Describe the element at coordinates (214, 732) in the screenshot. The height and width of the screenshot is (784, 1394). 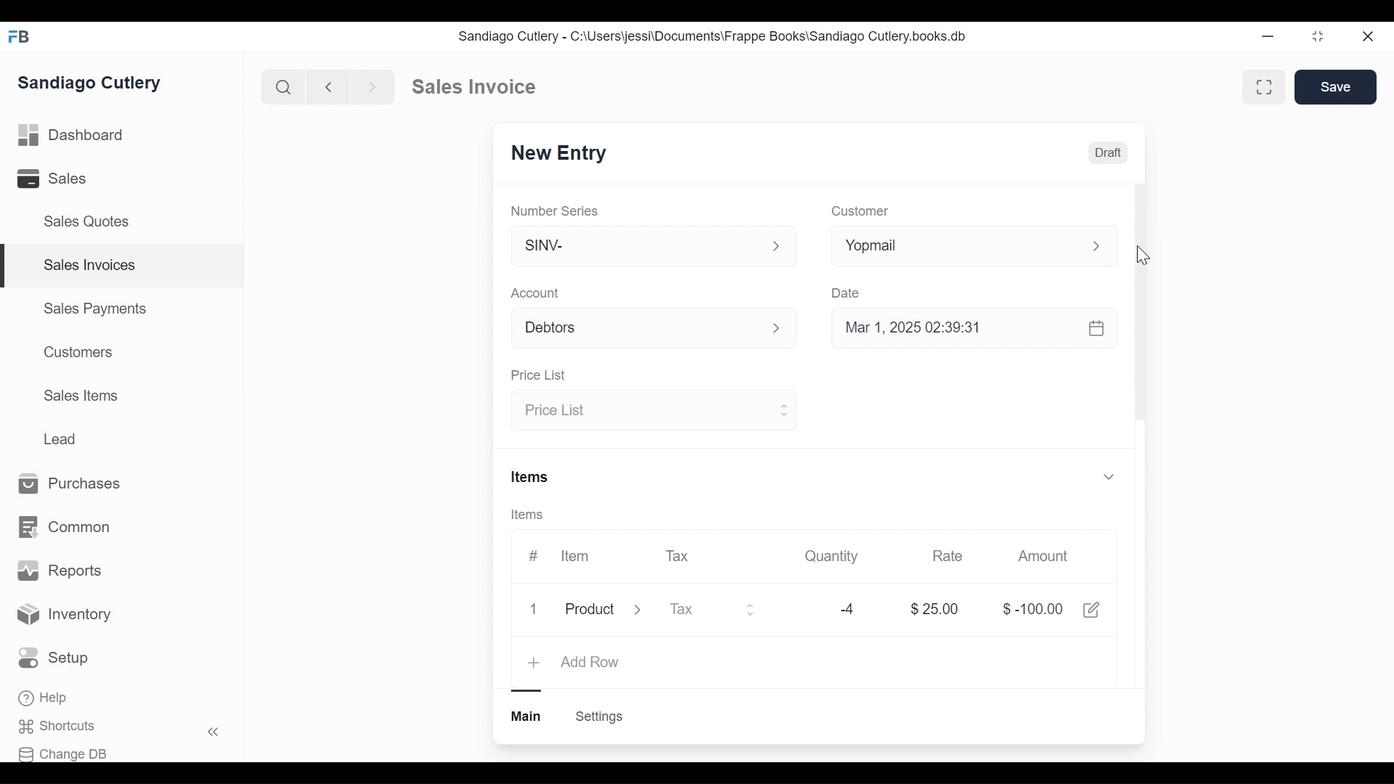
I see `Hide sidebar` at that location.